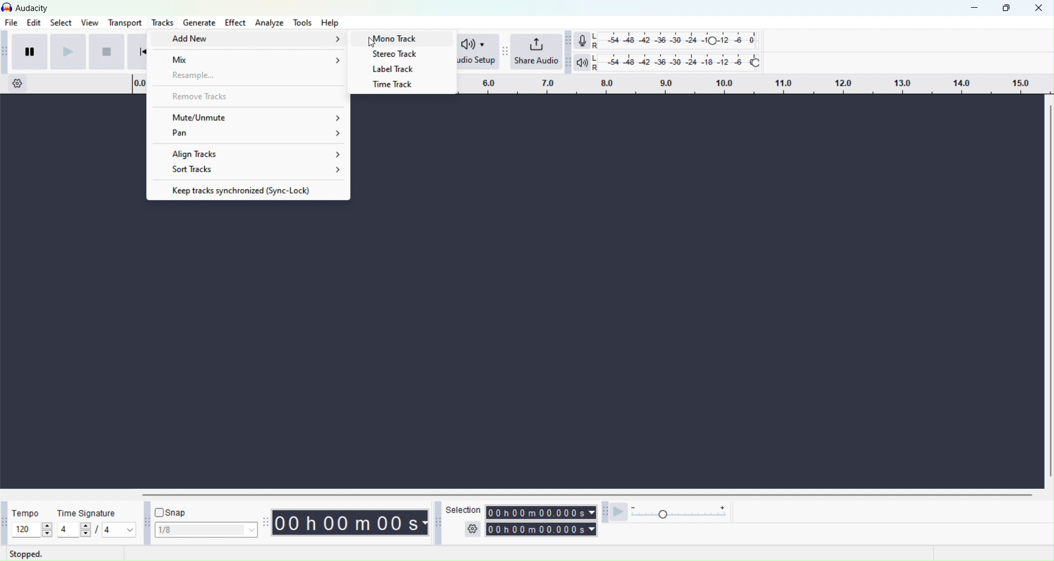 The image size is (1054, 561). Describe the element at coordinates (23, 530) in the screenshot. I see `edit/current tempo` at that location.